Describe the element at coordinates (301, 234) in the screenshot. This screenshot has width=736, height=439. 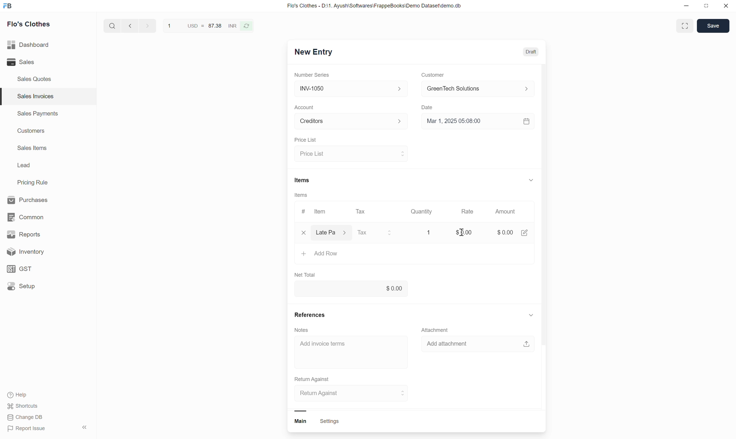
I see `close ` at that location.